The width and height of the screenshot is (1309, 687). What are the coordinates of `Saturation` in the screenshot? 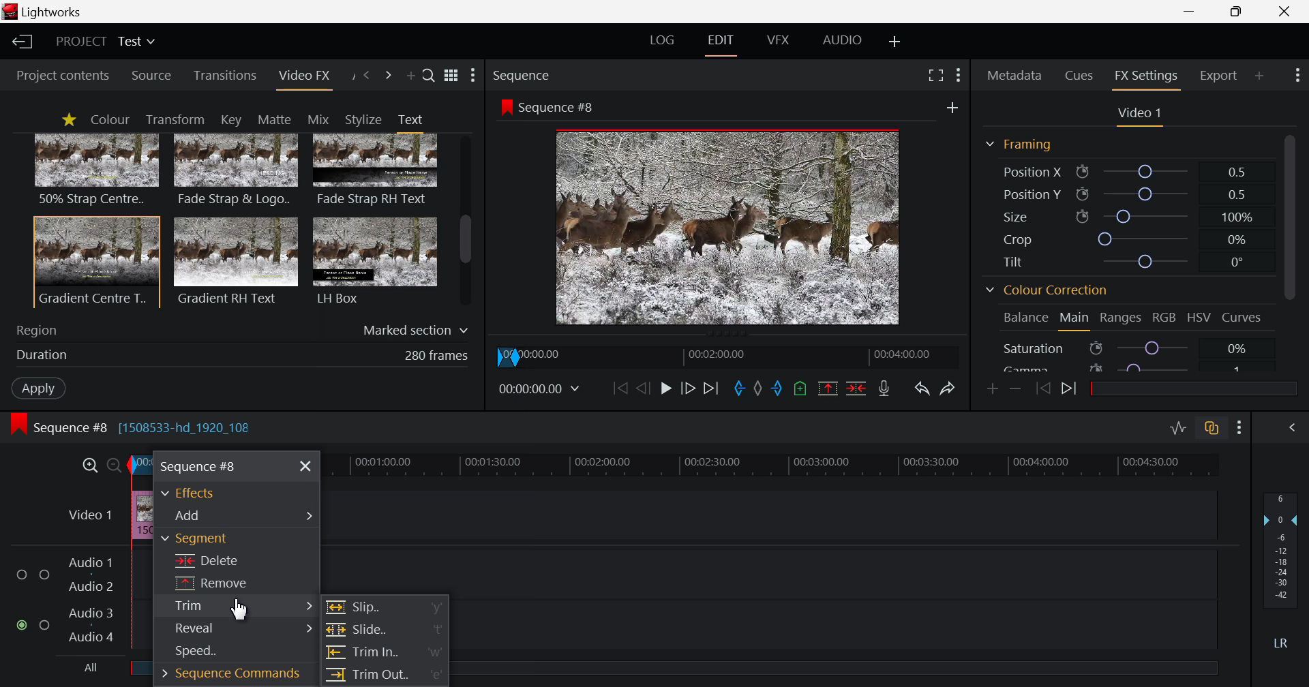 It's located at (1124, 348).